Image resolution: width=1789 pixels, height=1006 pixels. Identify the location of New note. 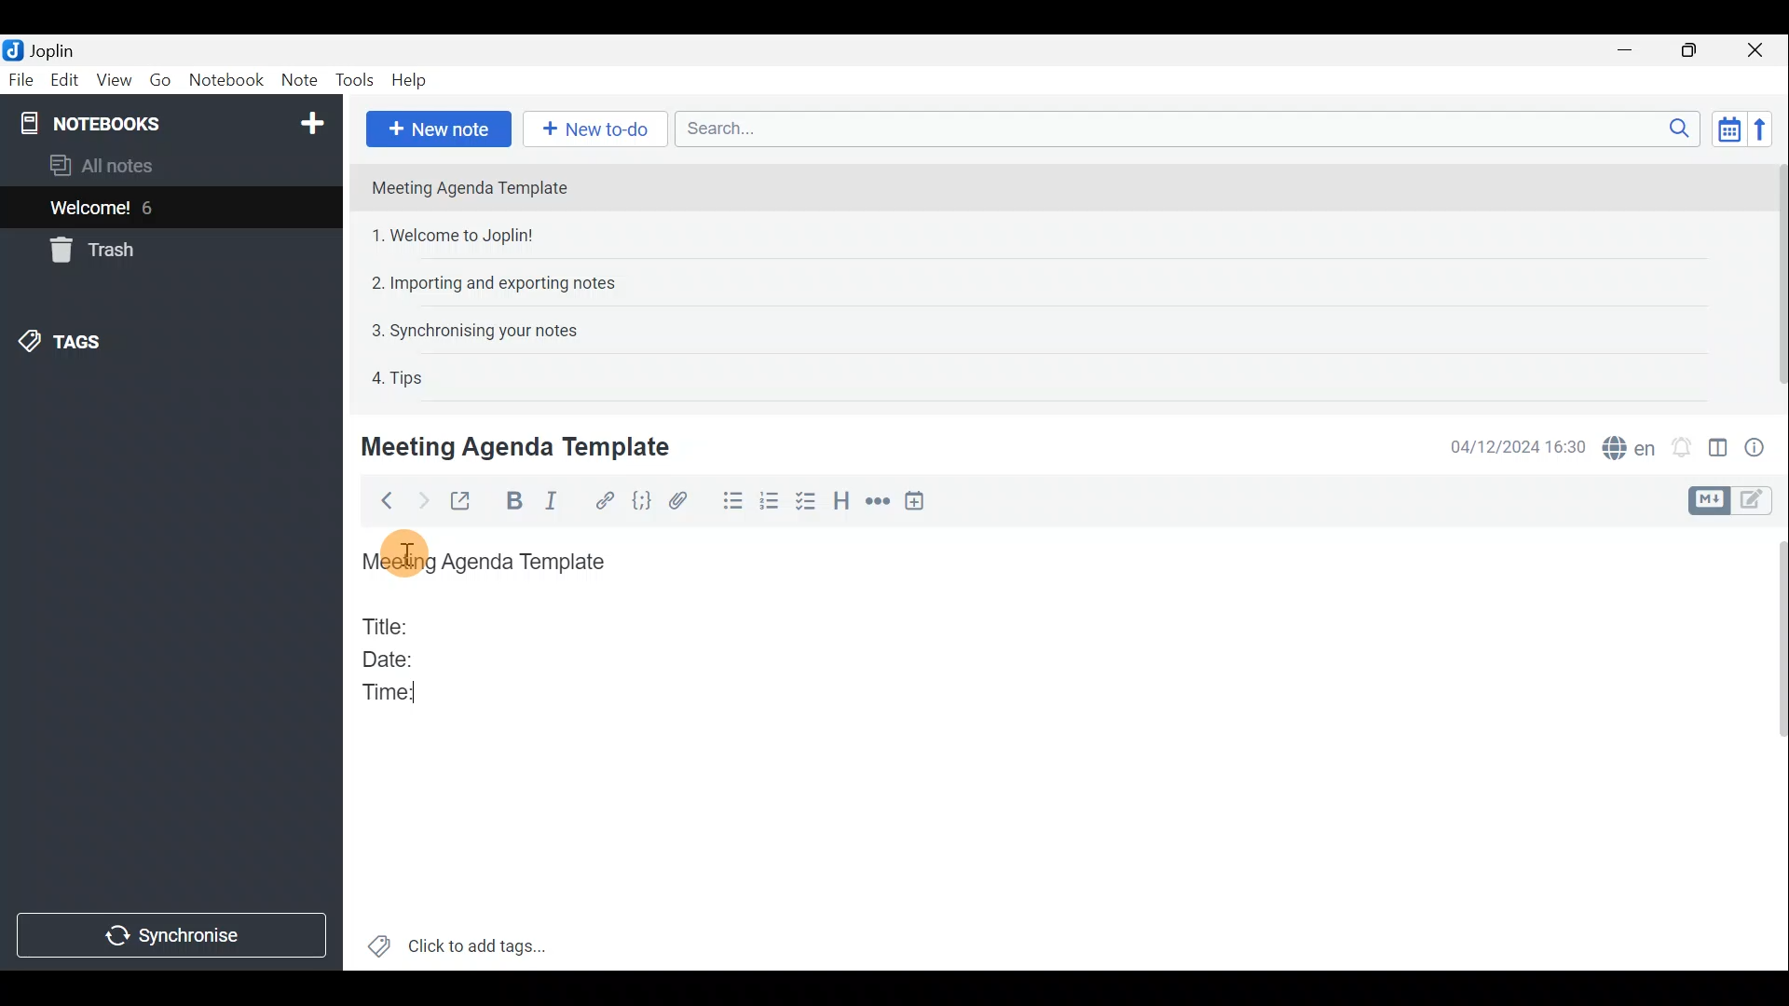
(439, 129).